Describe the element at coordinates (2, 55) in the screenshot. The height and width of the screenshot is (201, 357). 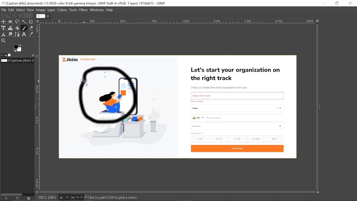
I see `Tool options` at that location.